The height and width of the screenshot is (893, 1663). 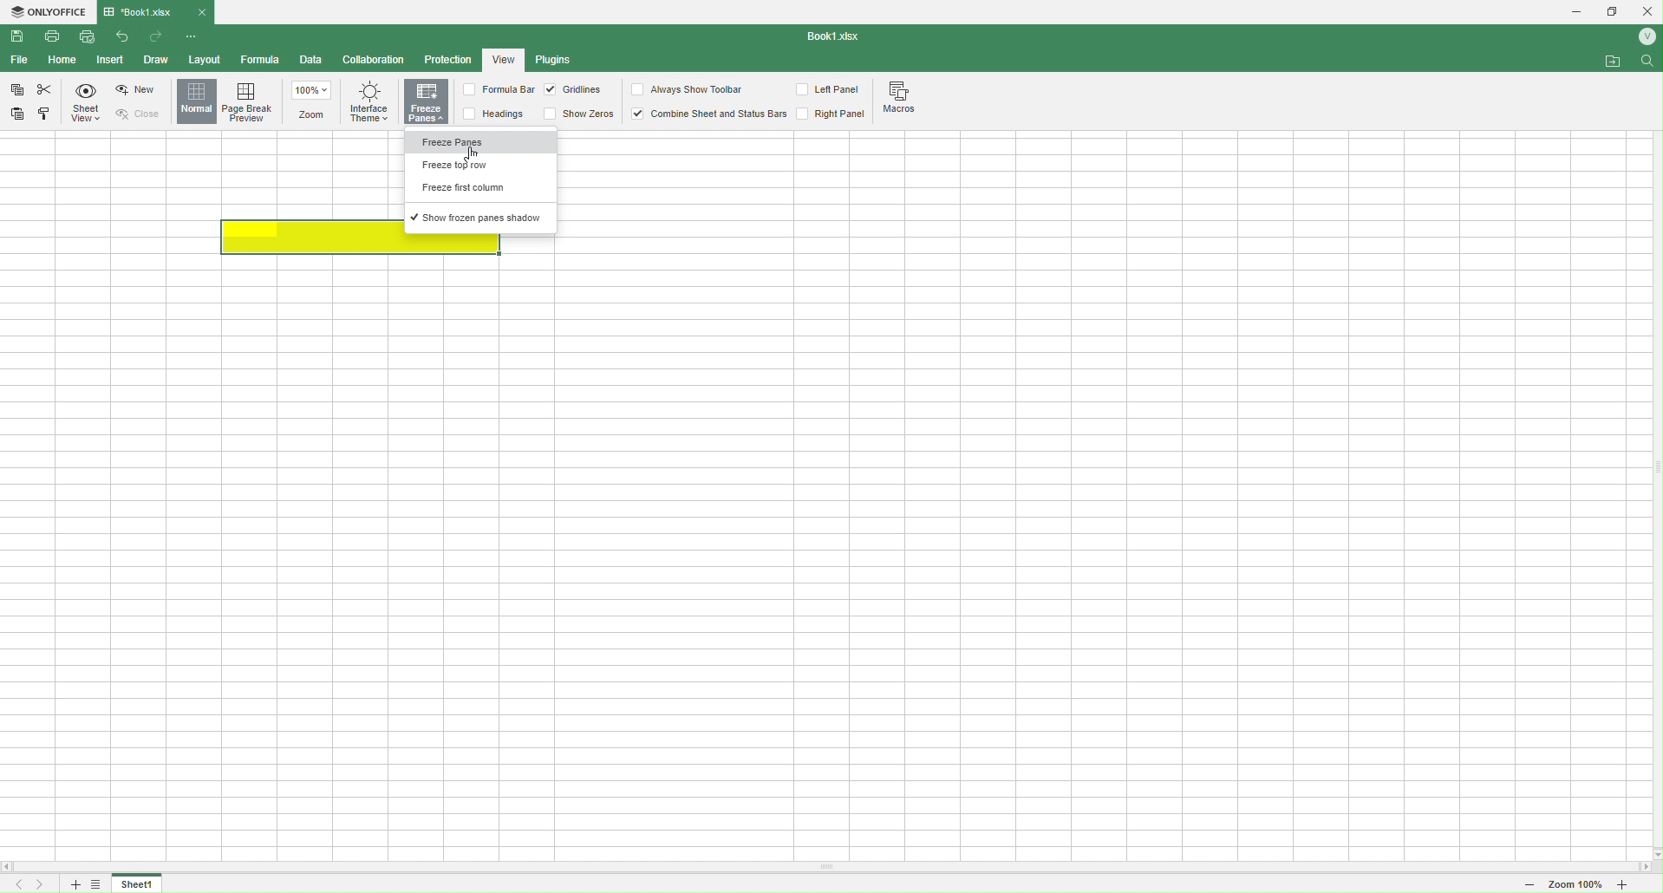 What do you see at coordinates (487, 146) in the screenshot?
I see `Cursor on freeze panes` at bounding box center [487, 146].